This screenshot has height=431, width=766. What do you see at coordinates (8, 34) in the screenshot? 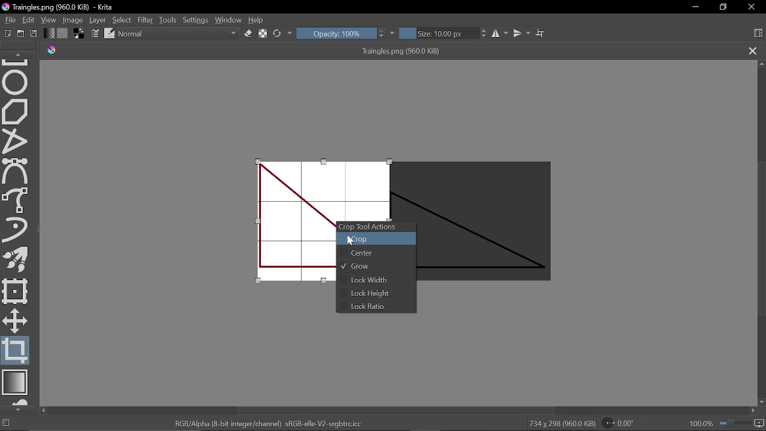
I see `Create new document` at bounding box center [8, 34].